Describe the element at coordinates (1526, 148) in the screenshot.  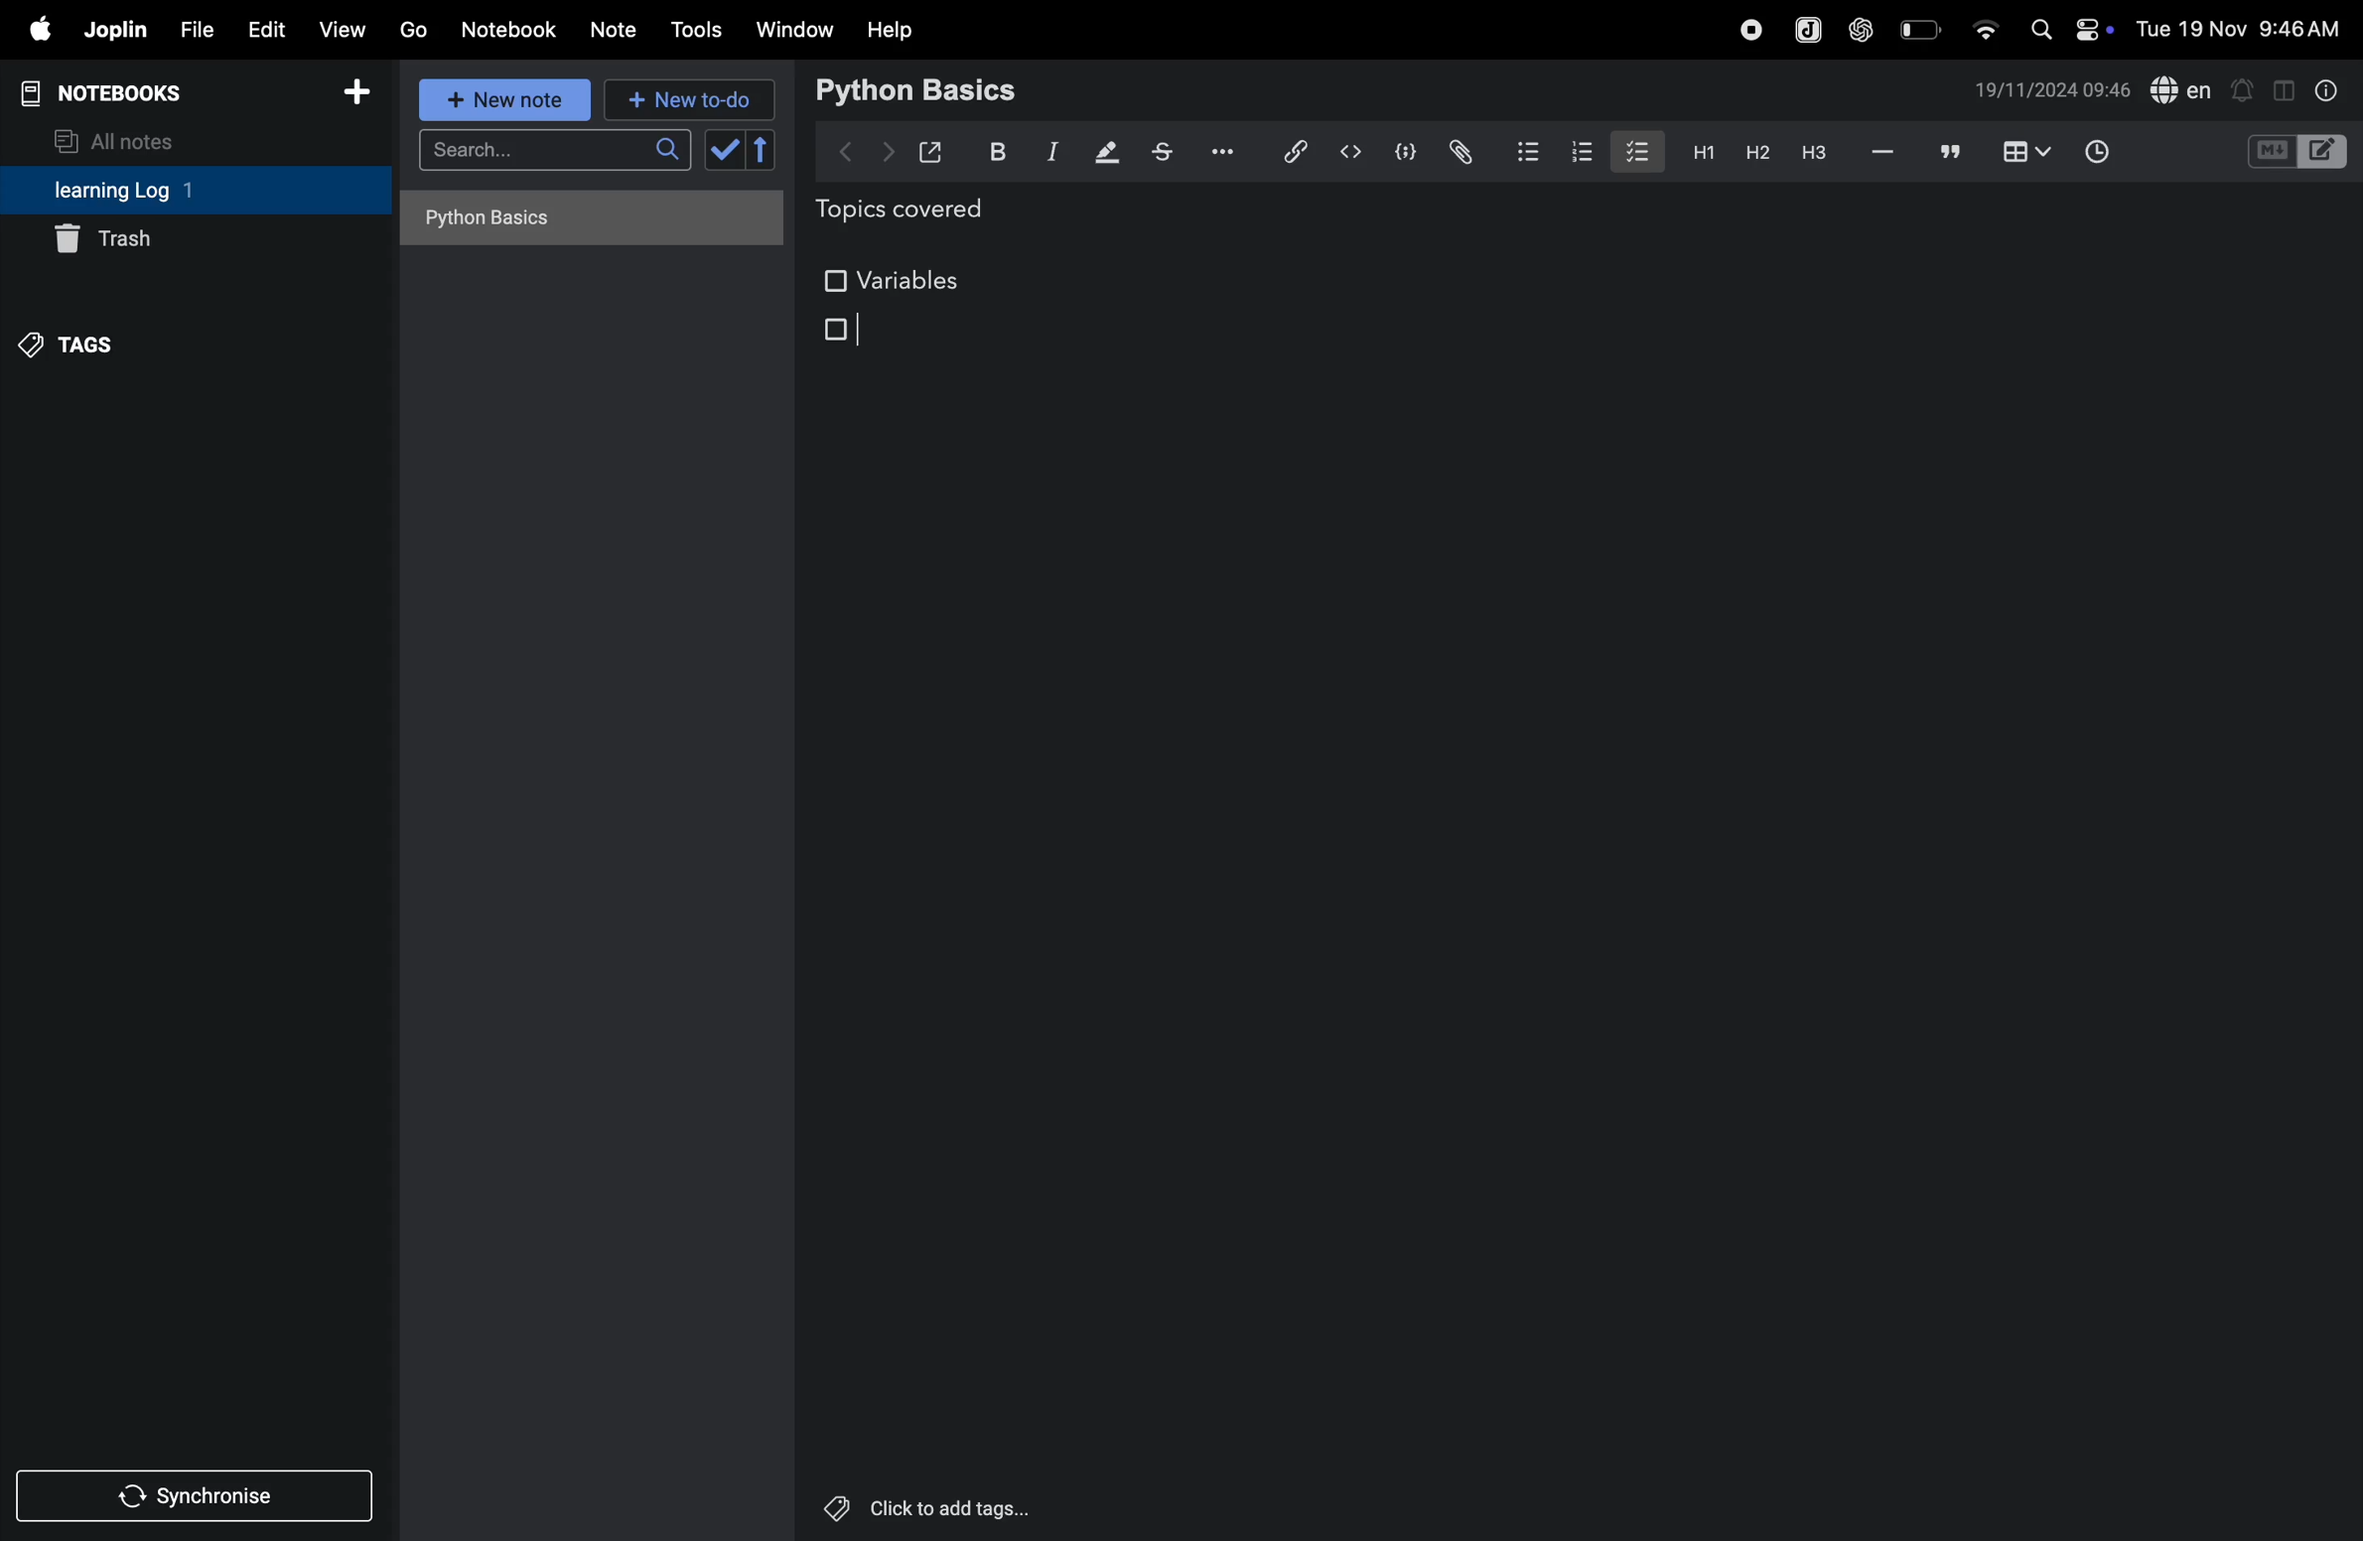
I see `bullet list` at that location.